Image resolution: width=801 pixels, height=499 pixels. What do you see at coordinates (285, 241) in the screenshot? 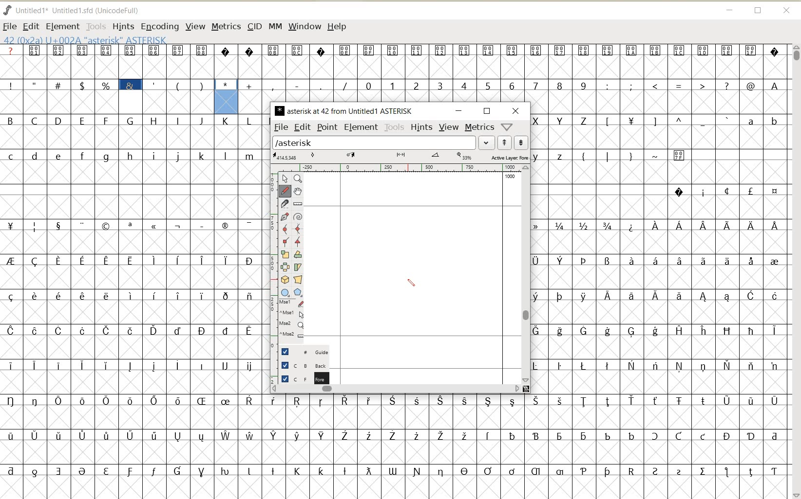
I see `add a corner point` at bounding box center [285, 241].